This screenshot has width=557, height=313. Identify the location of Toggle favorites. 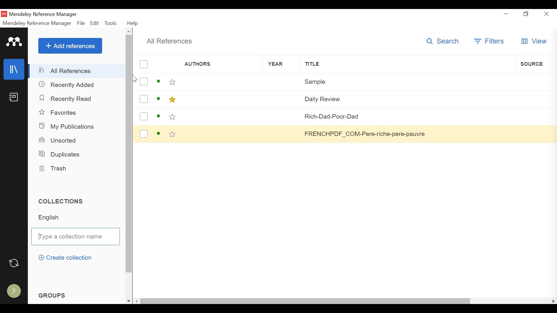
(173, 82).